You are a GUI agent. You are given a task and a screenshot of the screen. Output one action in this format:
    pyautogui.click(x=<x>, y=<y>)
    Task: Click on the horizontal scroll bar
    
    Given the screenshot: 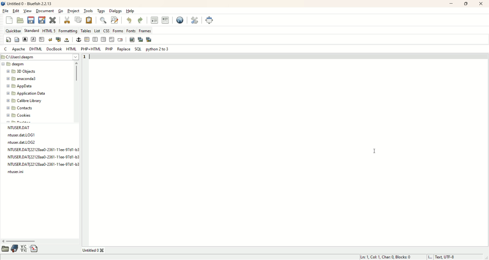 What is the action you would take?
    pyautogui.click(x=39, y=240)
    